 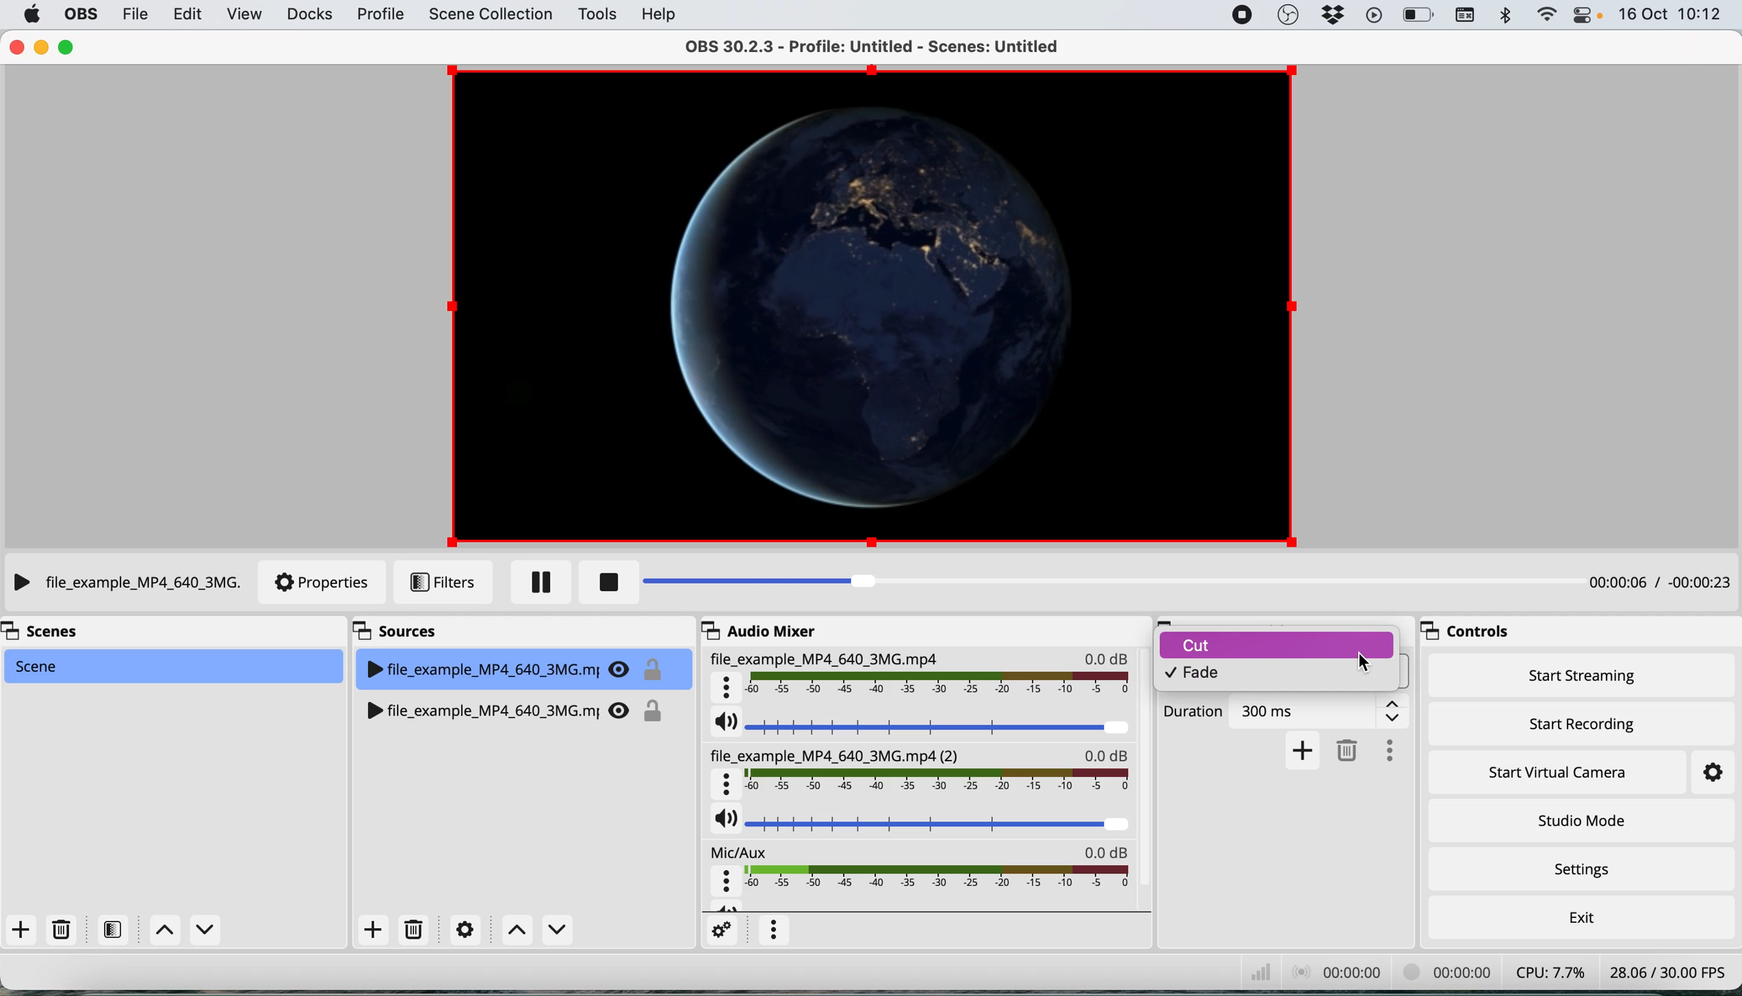 I want to click on pause, so click(x=539, y=581).